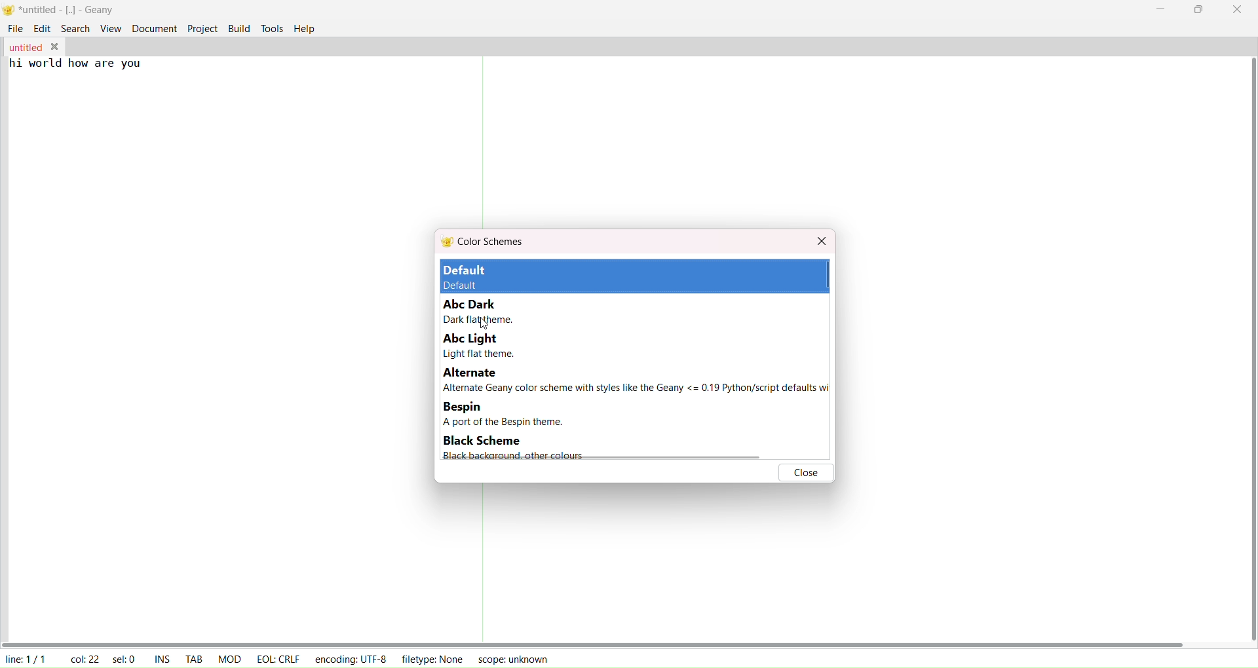  What do you see at coordinates (434, 658) in the screenshot?
I see `filetype:None` at bounding box center [434, 658].